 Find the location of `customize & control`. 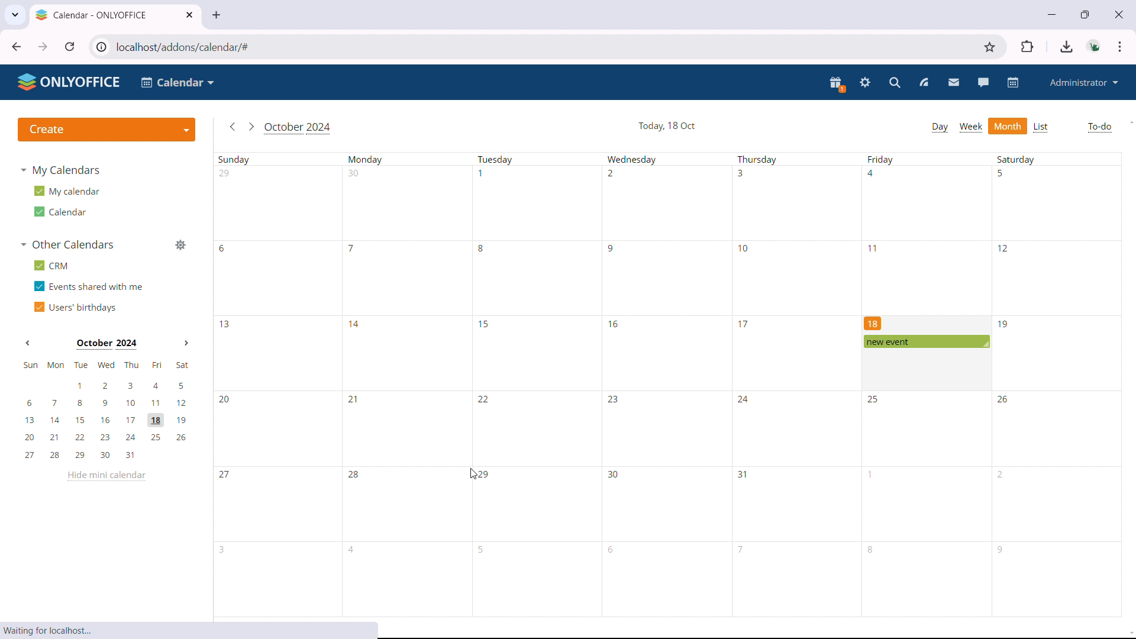

customize & control is located at coordinates (1120, 47).